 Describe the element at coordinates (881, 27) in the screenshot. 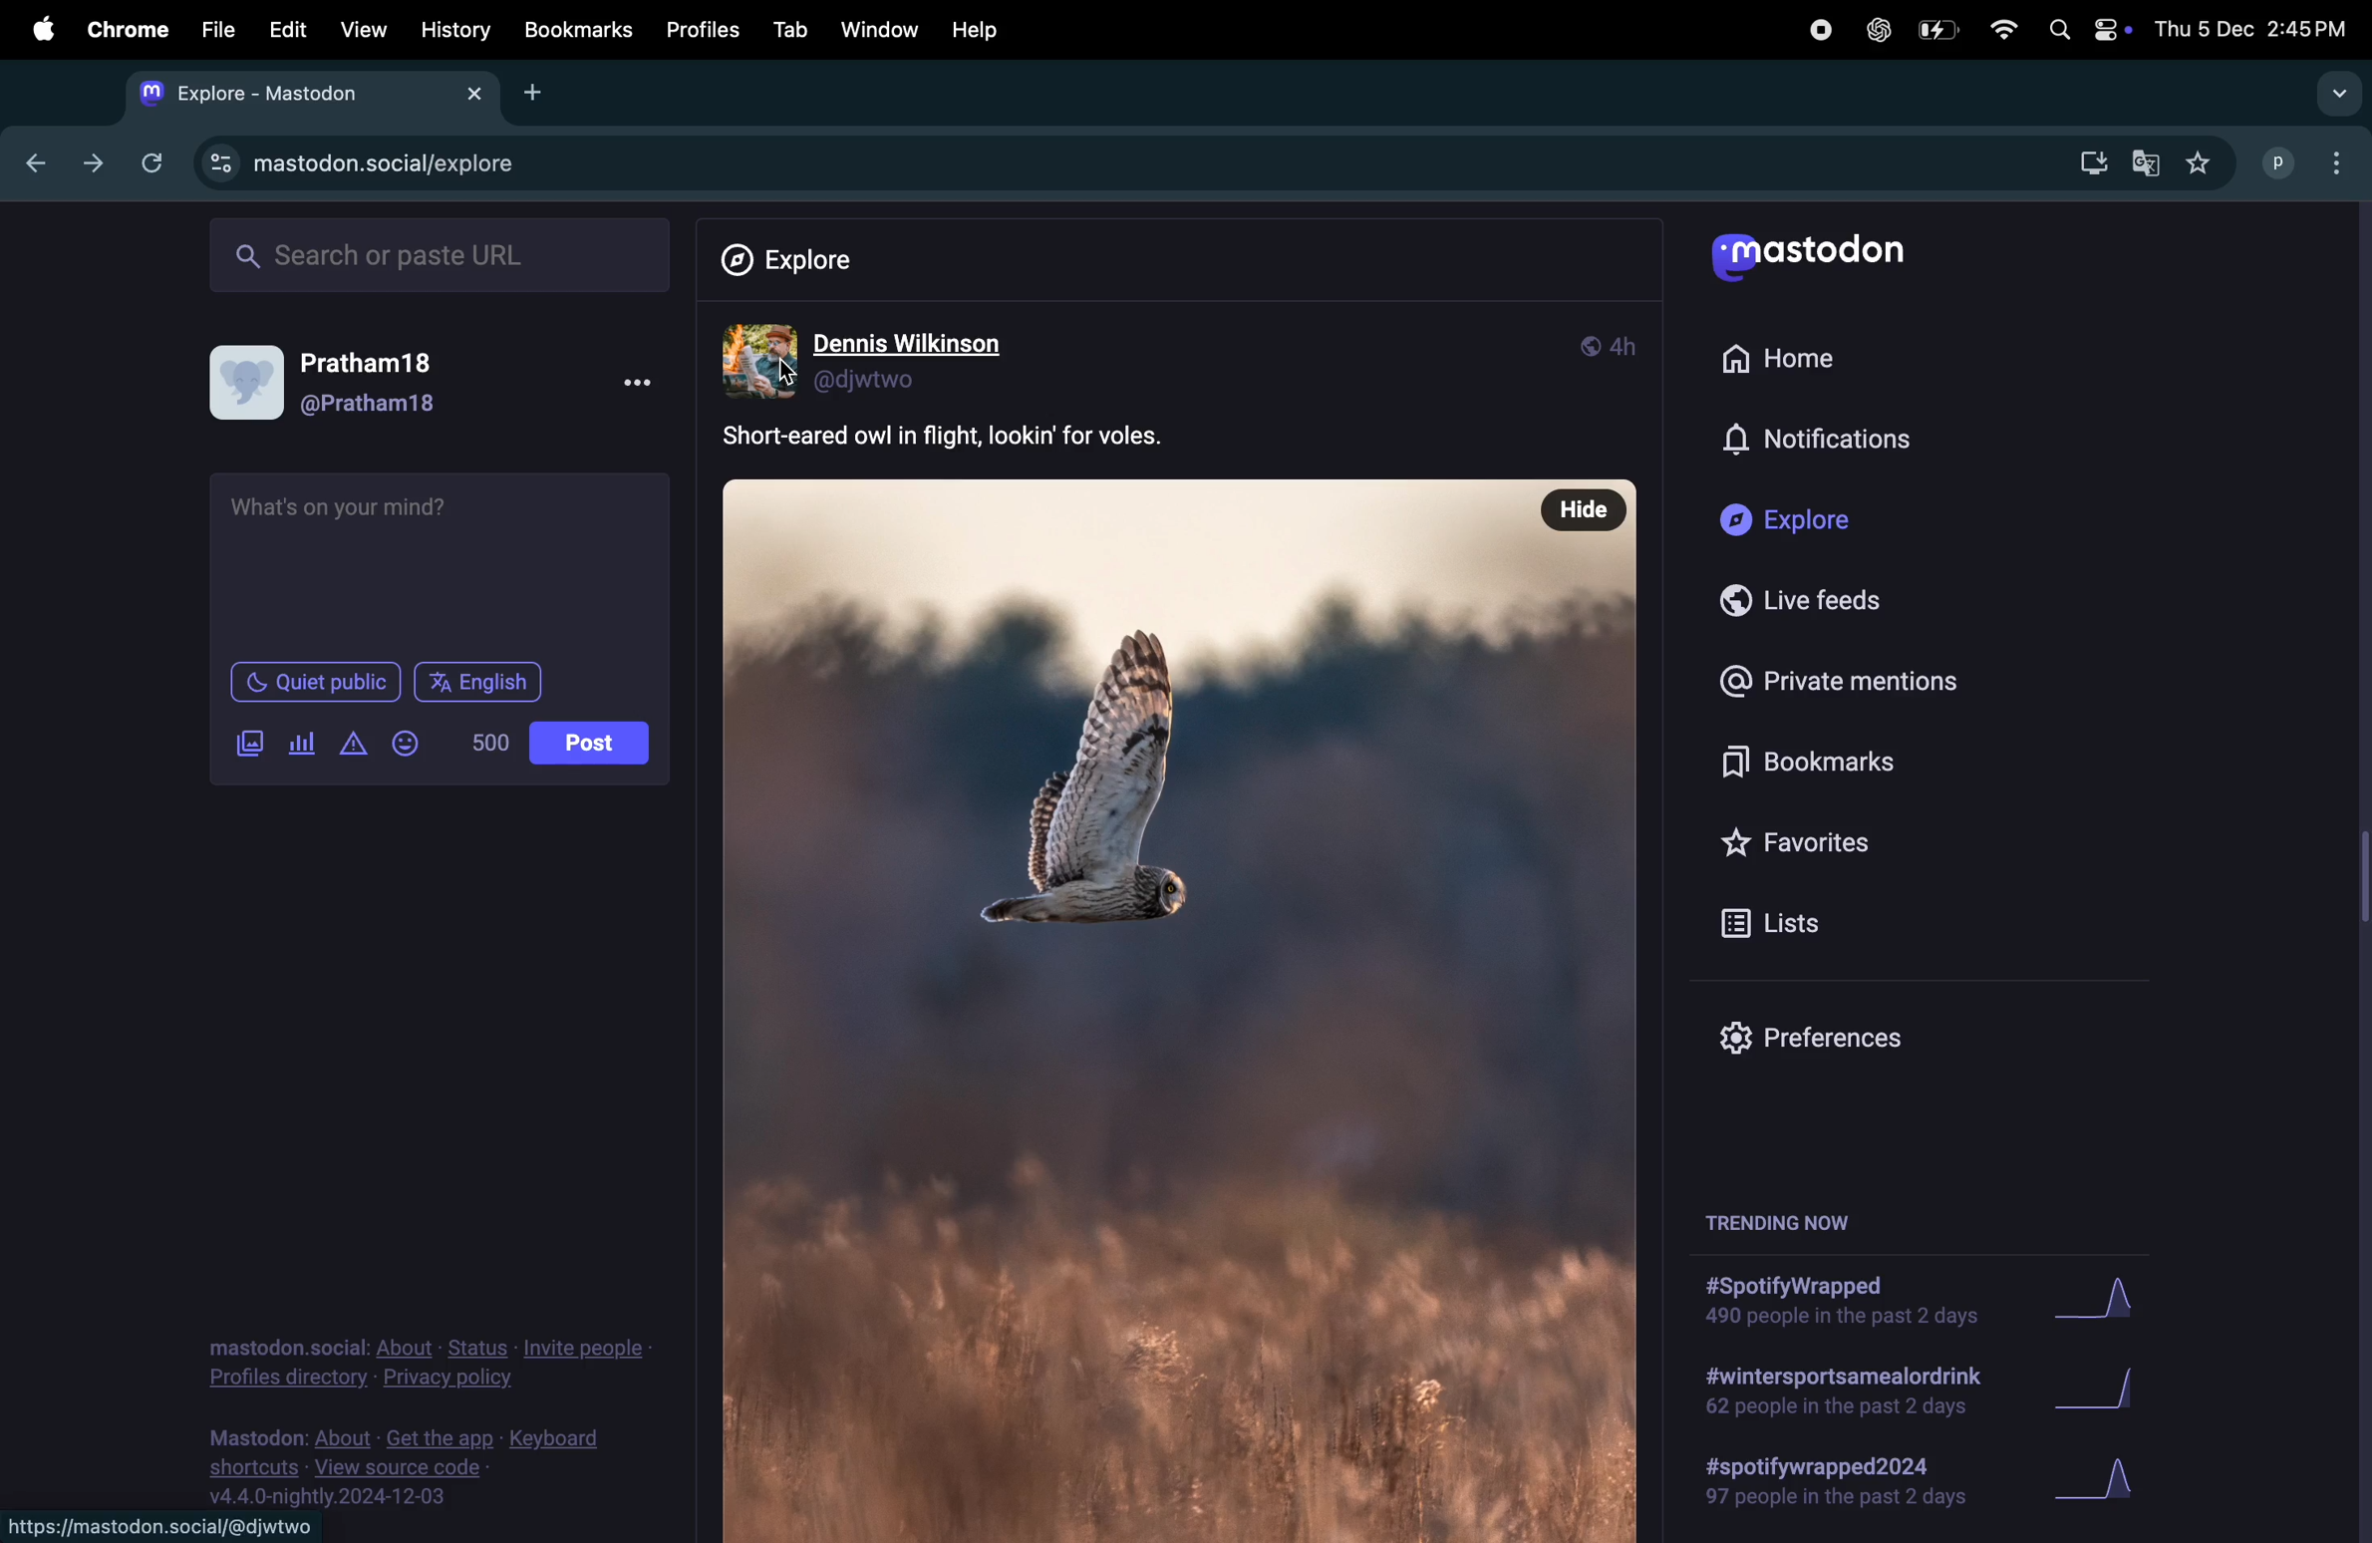

I see `window` at that location.